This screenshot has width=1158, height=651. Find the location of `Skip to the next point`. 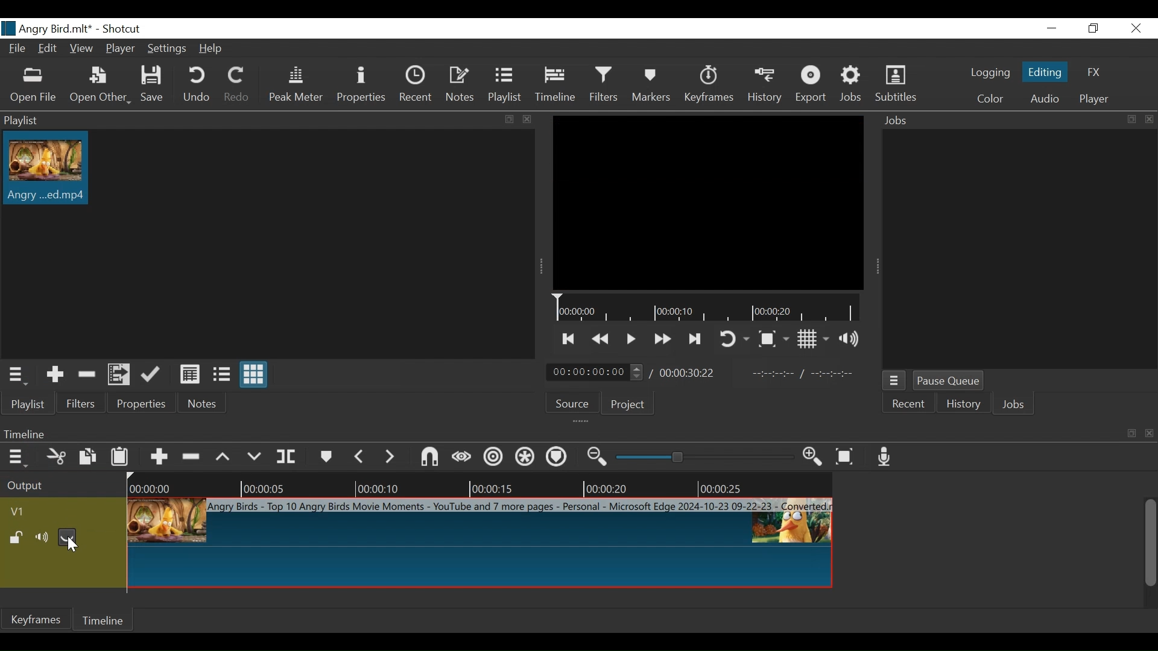

Skip to the next point is located at coordinates (694, 340).